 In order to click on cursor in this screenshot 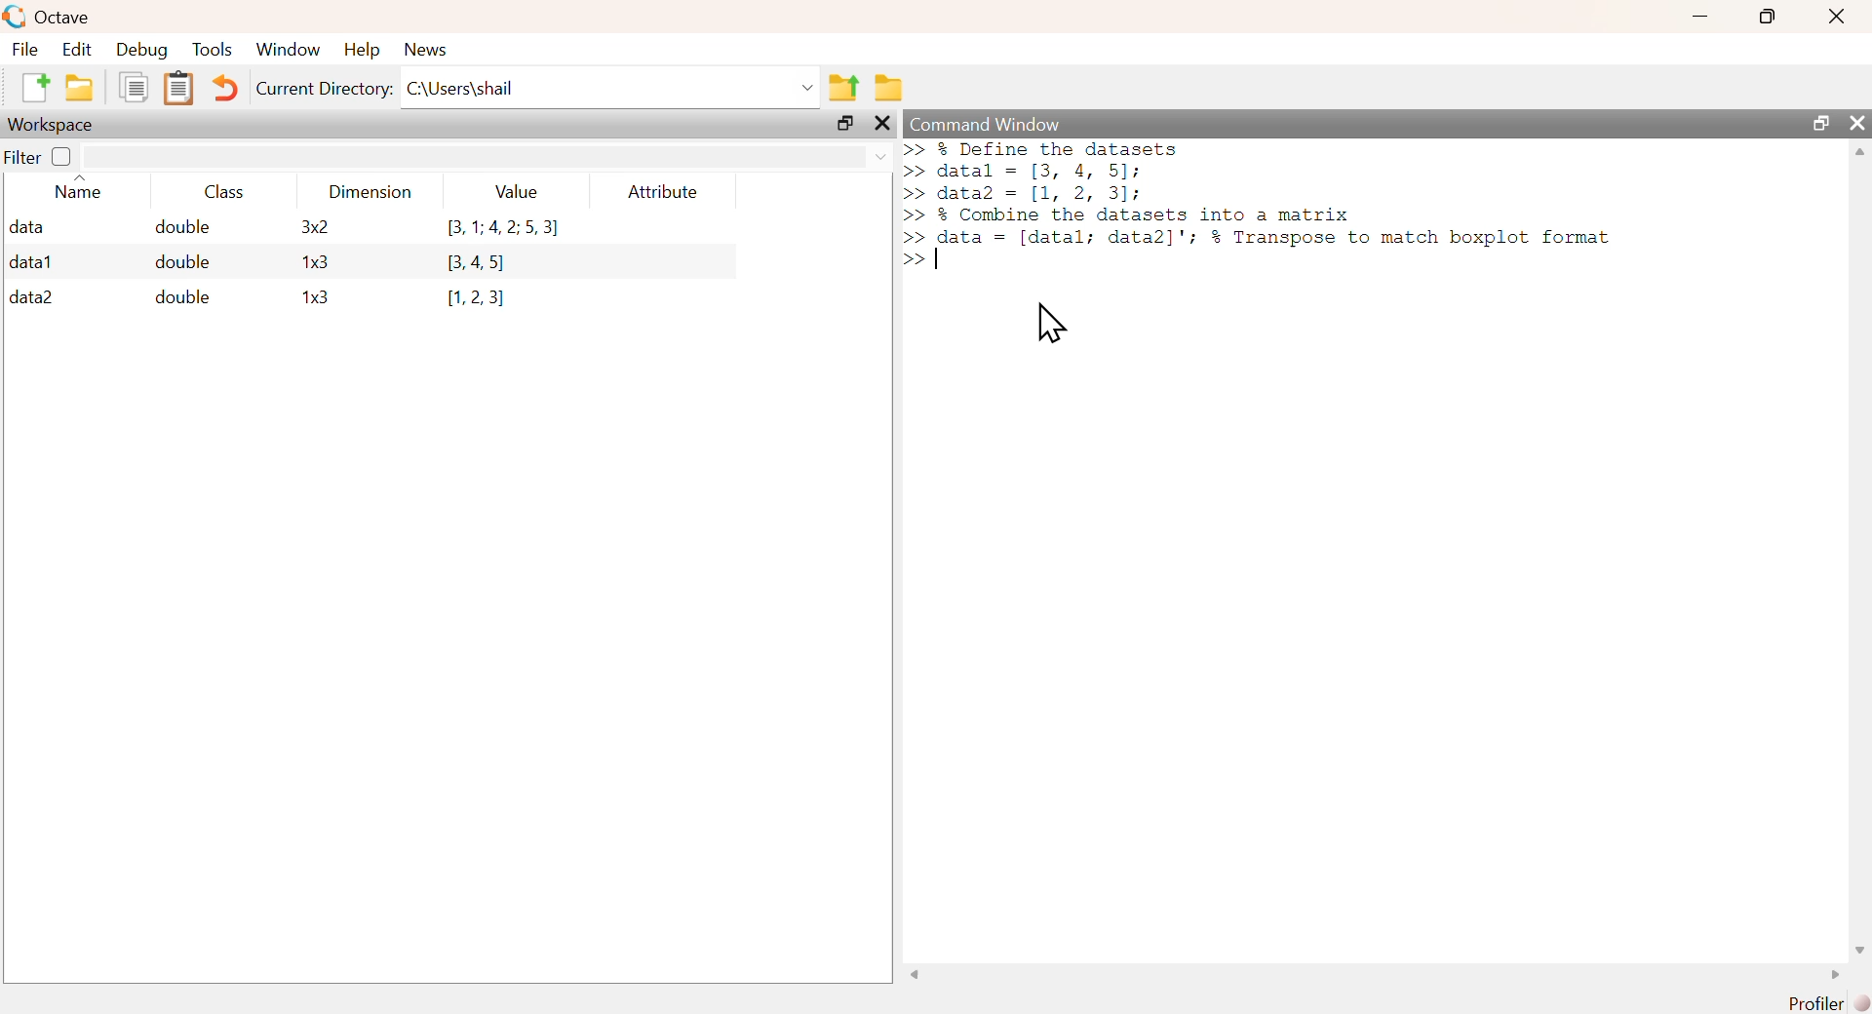, I will do `click(1047, 325)`.